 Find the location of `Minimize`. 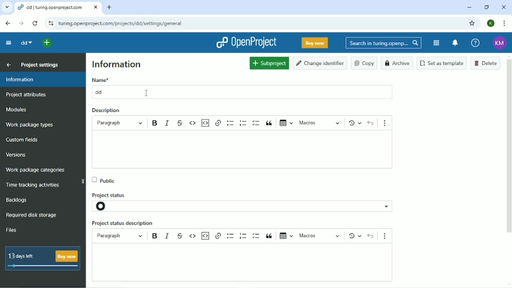

Minimize is located at coordinates (469, 8).